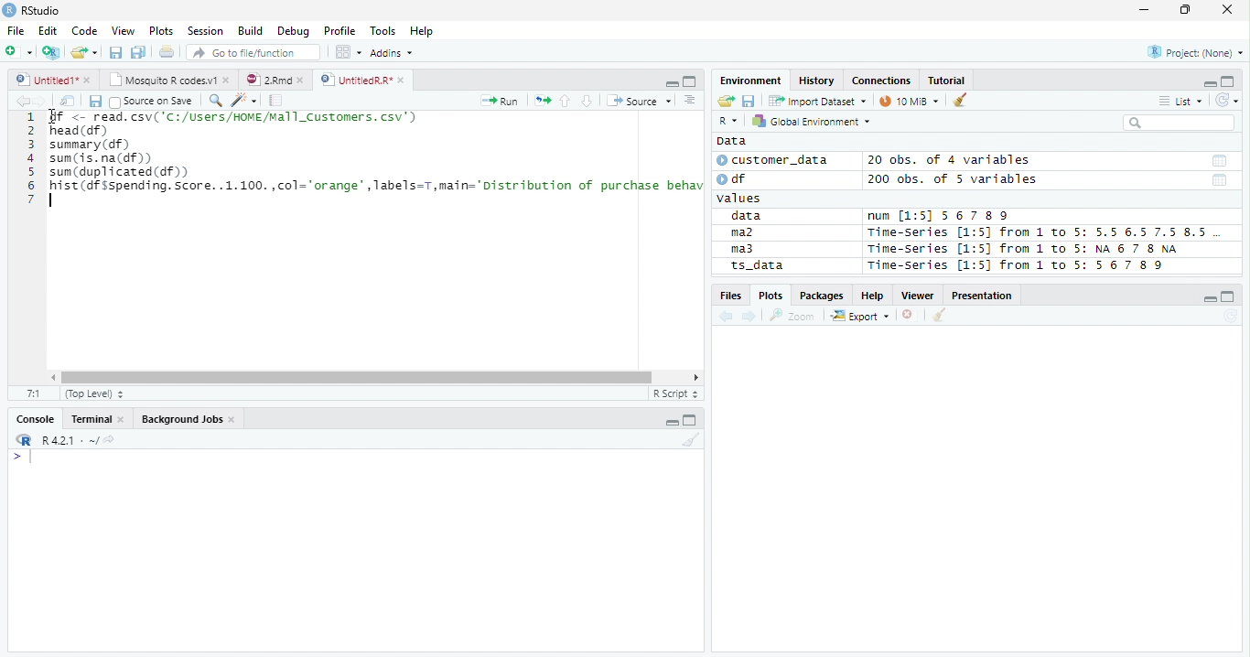 This screenshot has width=1250, height=657. What do you see at coordinates (364, 81) in the screenshot?
I see `UnititledR.R` at bounding box center [364, 81].